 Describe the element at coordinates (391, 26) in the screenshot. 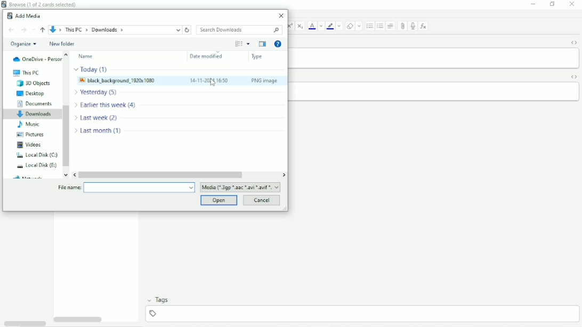

I see `Alignment` at that location.